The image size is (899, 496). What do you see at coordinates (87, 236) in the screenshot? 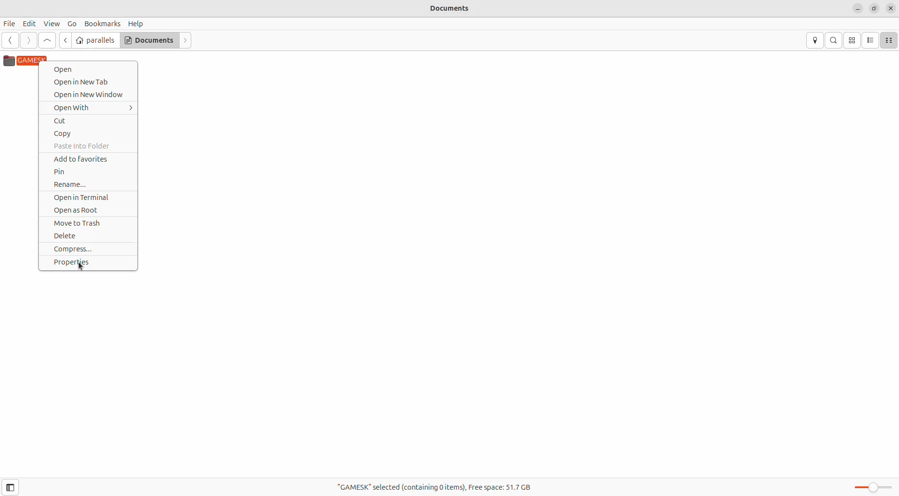
I see `delete` at bounding box center [87, 236].